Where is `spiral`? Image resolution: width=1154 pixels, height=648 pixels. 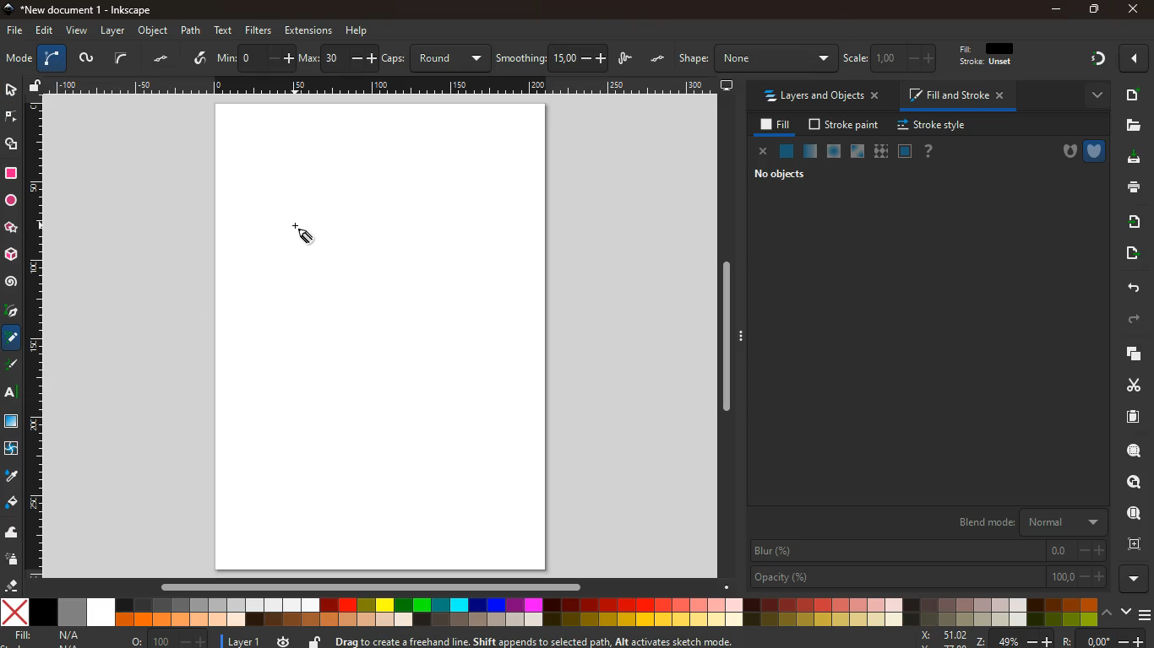
spiral is located at coordinates (11, 282).